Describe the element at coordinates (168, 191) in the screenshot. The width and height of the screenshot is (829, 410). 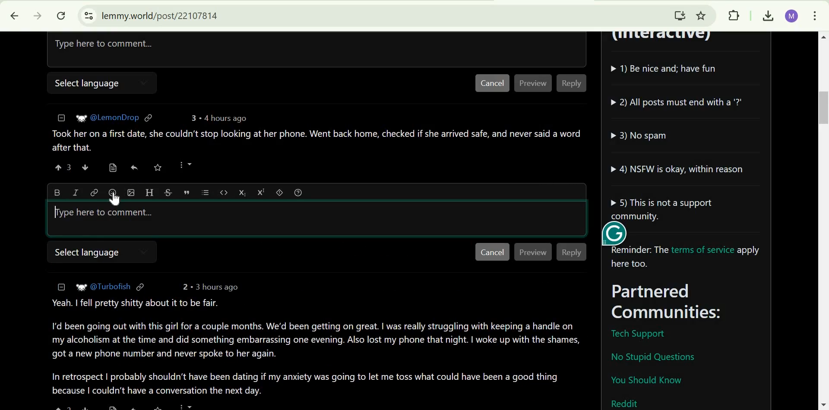
I see `Strikethrough` at that location.